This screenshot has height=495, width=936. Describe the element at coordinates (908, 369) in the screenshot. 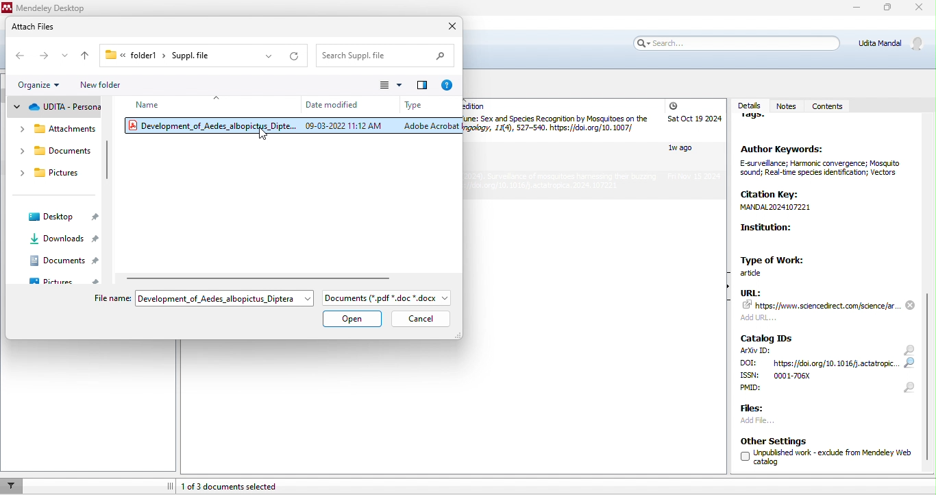

I see `search` at that location.